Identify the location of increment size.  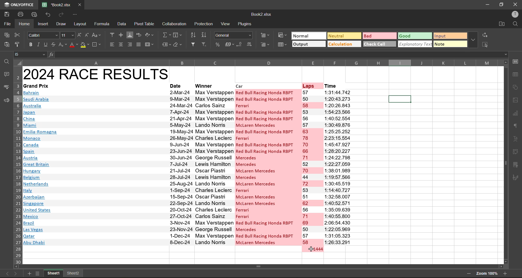
(80, 35).